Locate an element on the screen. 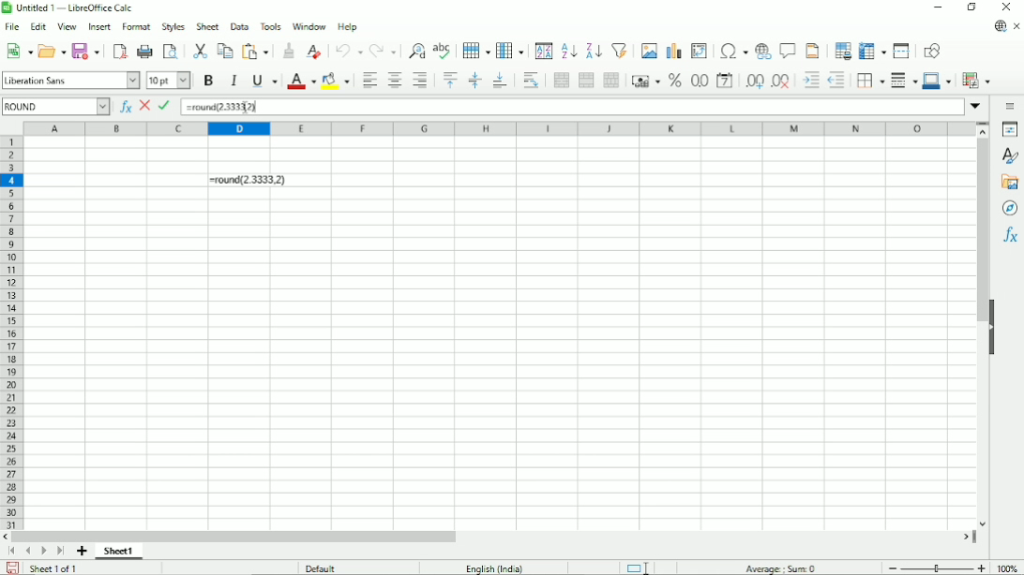 Image resolution: width=1024 pixels, height=575 pixels. Align left is located at coordinates (369, 81).